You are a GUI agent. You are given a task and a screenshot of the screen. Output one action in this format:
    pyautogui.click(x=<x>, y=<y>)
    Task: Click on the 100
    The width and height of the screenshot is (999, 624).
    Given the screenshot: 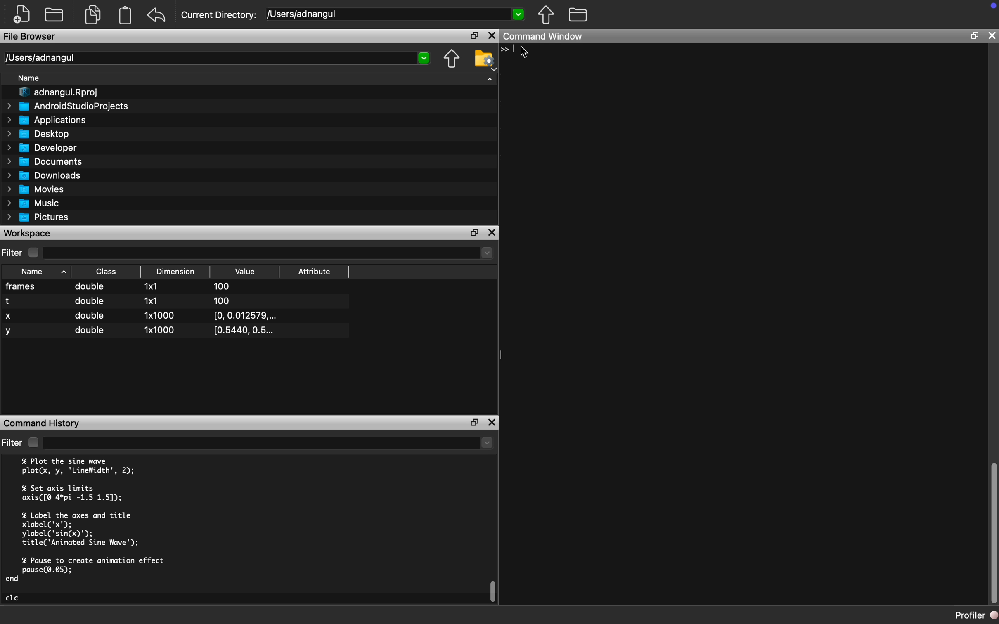 What is the action you would take?
    pyautogui.click(x=223, y=287)
    